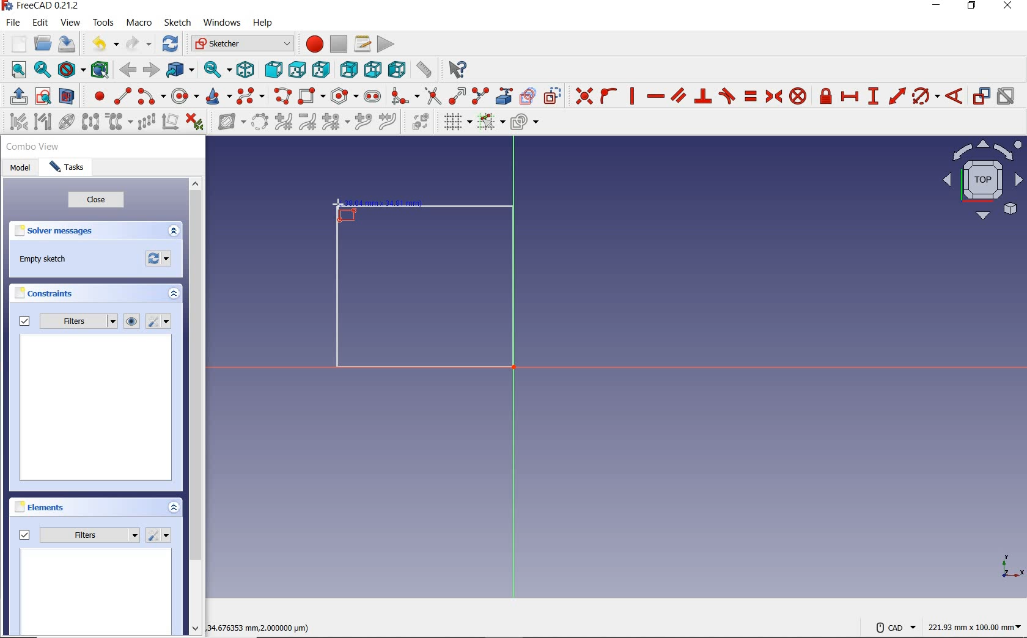 This screenshot has width=1027, height=638. Describe the element at coordinates (373, 97) in the screenshot. I see `create slot` at that location.